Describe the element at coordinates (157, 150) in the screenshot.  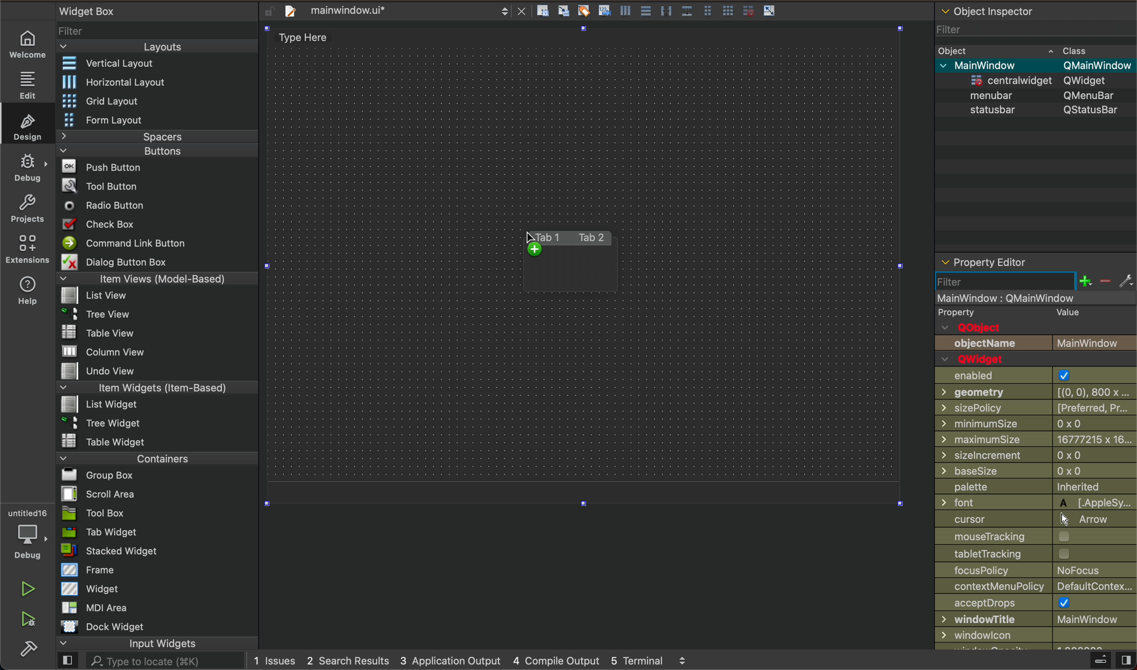
I see `Buttons` at that location.